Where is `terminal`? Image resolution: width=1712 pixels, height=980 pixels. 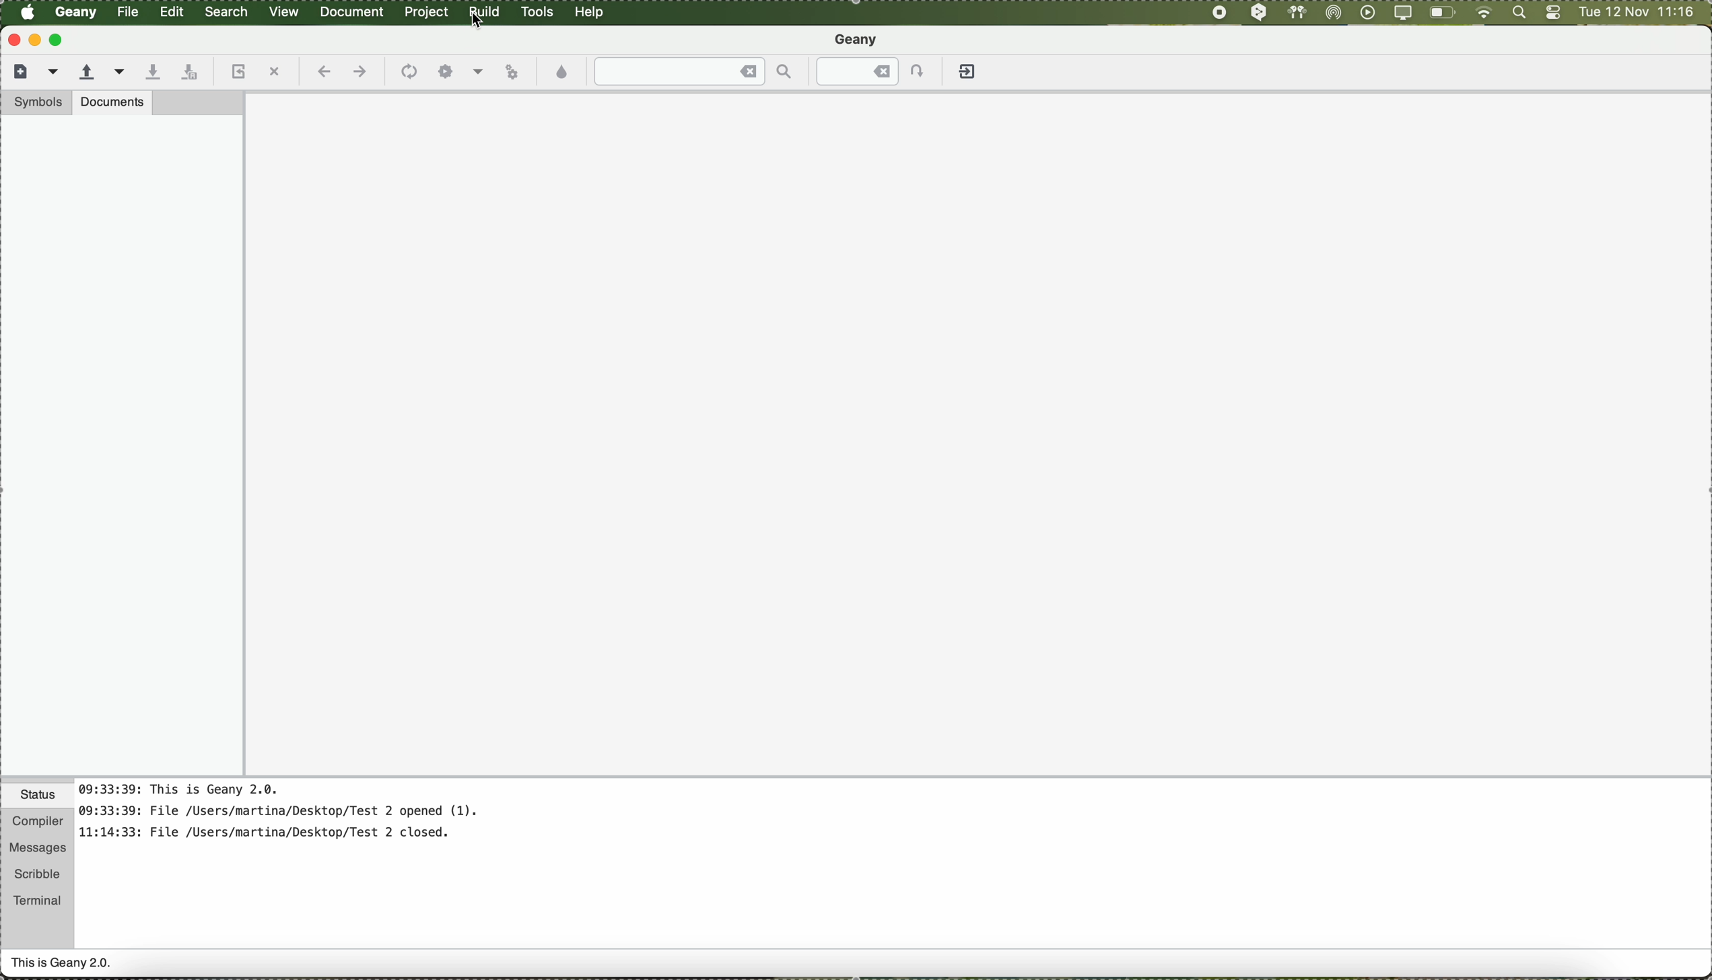
terminal is located at coordinates (38, 898).